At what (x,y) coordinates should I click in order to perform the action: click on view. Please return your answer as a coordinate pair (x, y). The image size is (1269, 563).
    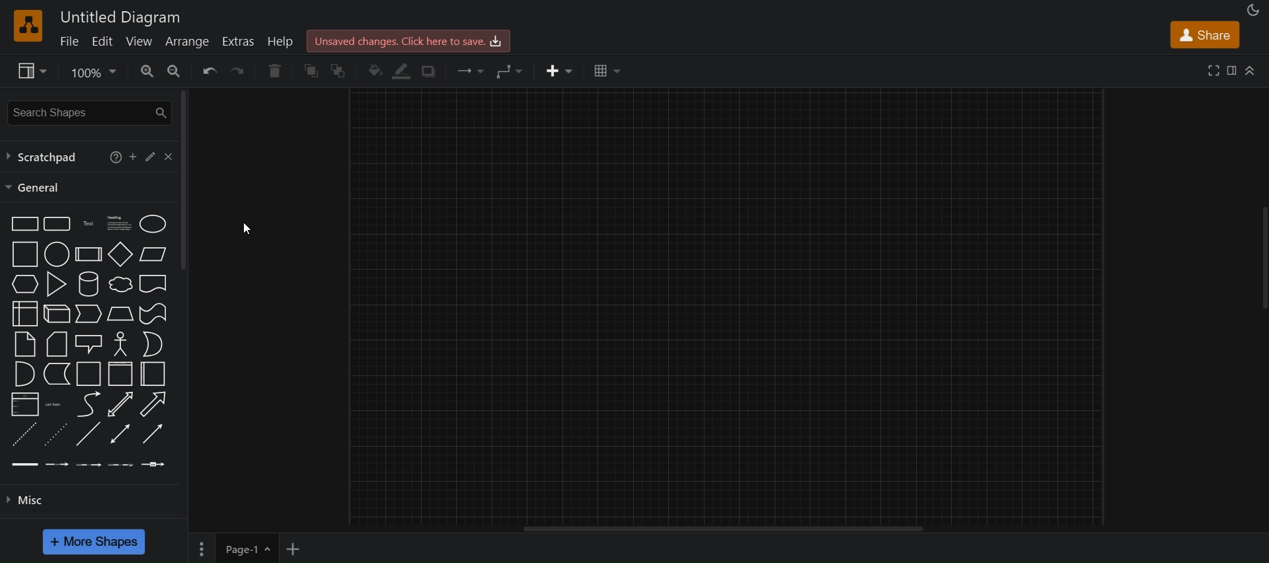
    Looking at the image, I should click on (139, 42).